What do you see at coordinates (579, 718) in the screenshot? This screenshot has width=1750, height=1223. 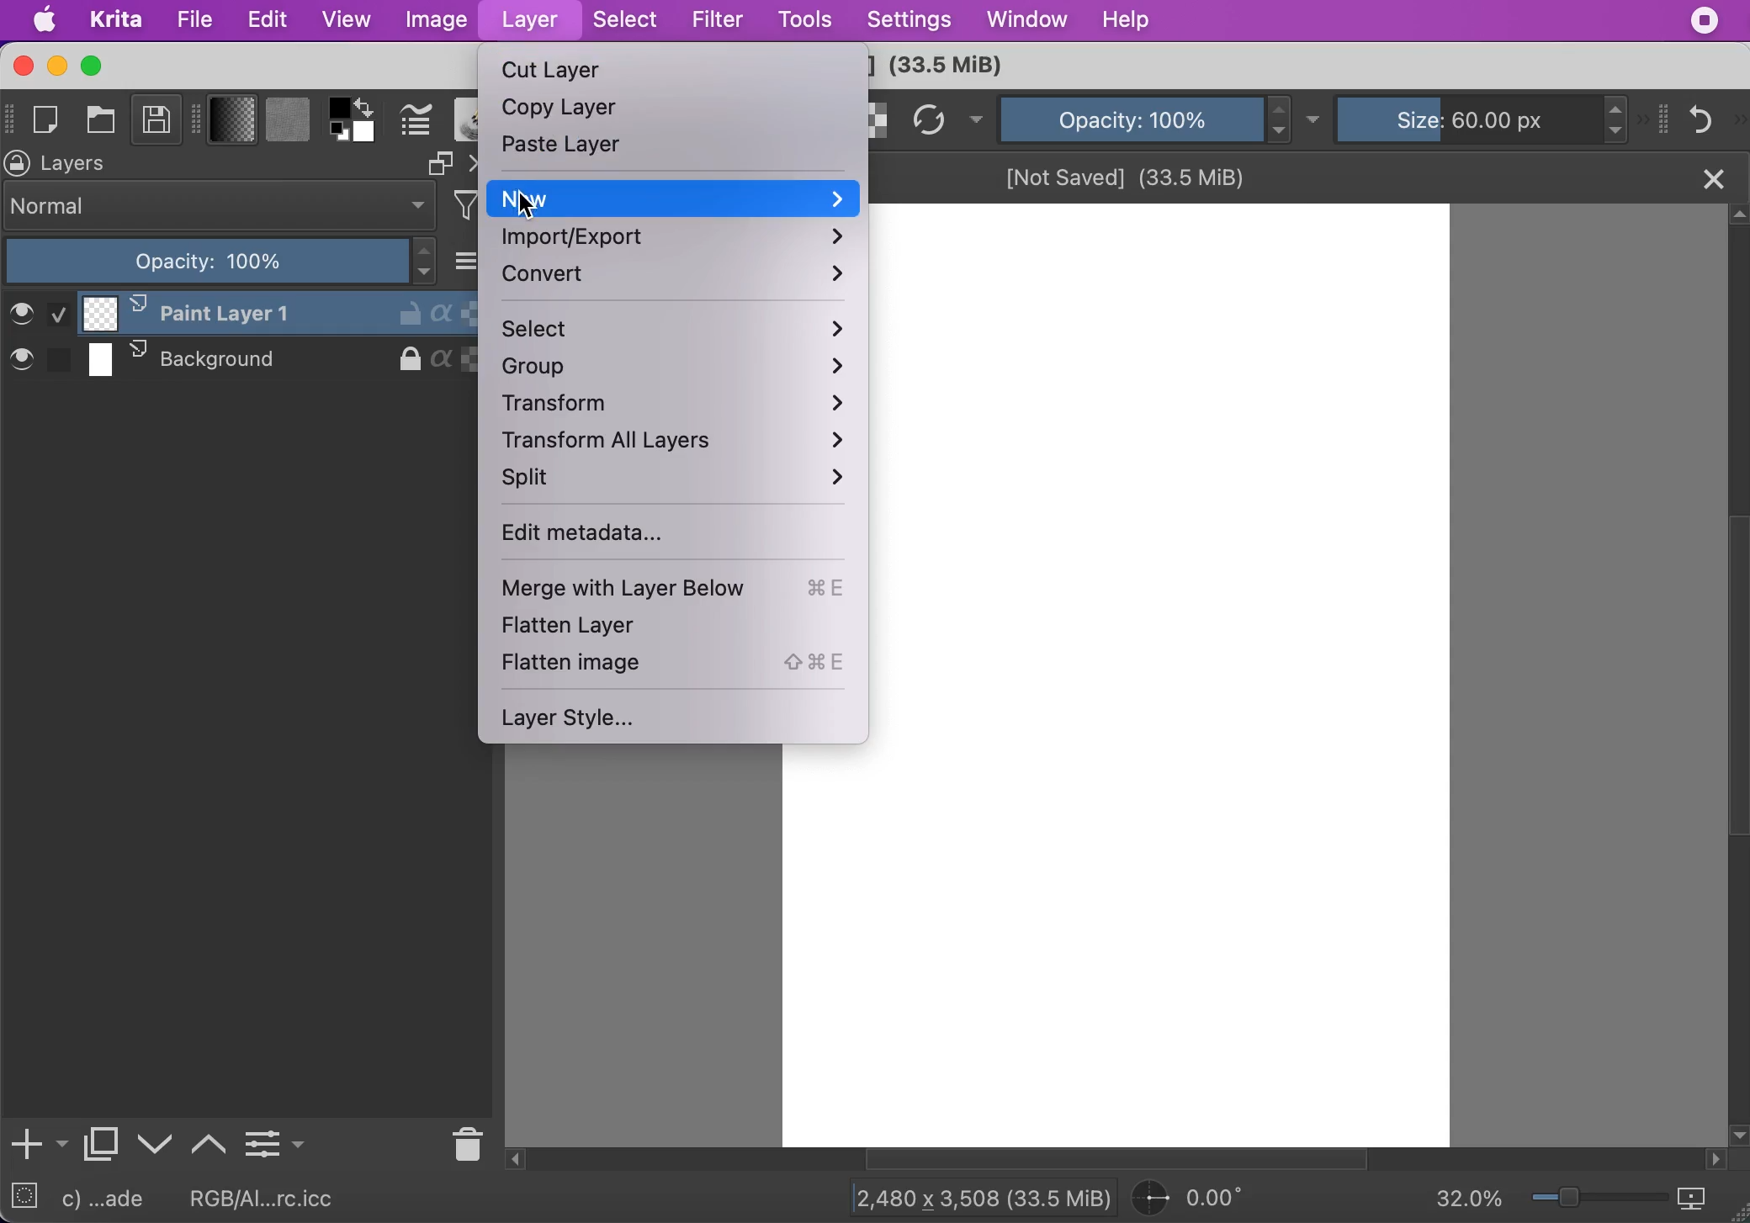 I see `layer style` at bounding box center [579, 718].